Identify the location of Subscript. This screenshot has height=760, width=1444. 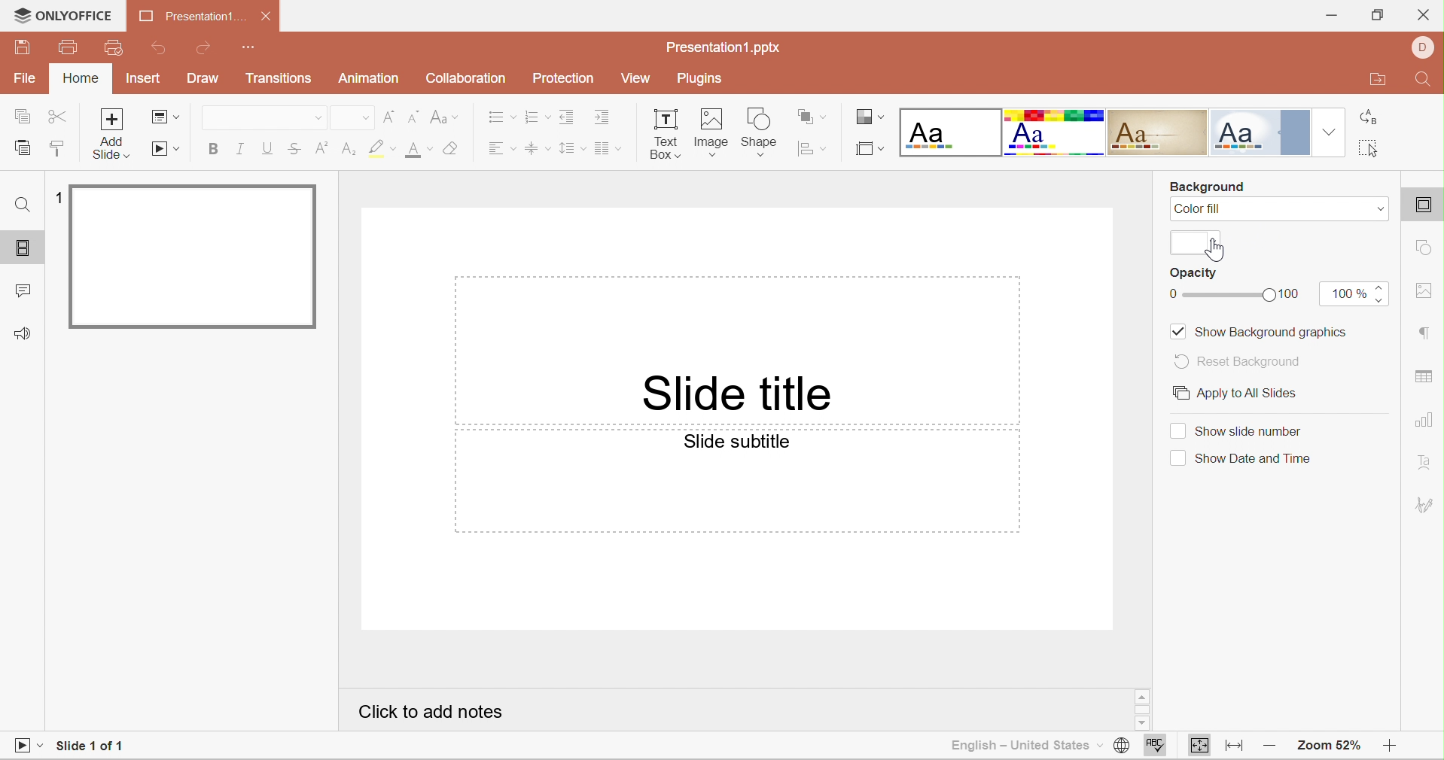
(350, 150).